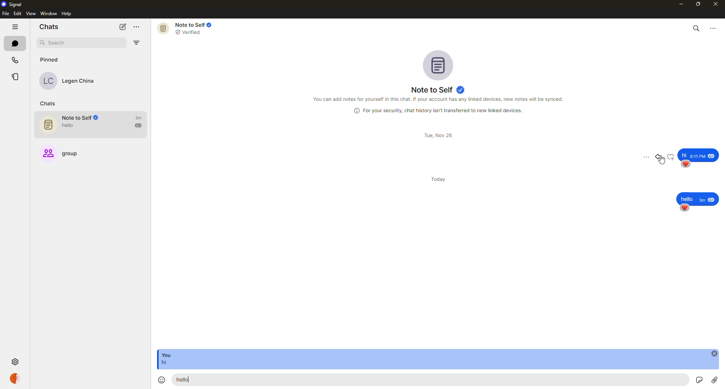 The image size is (725, 389). I want to click on chats, so click(50, 26).